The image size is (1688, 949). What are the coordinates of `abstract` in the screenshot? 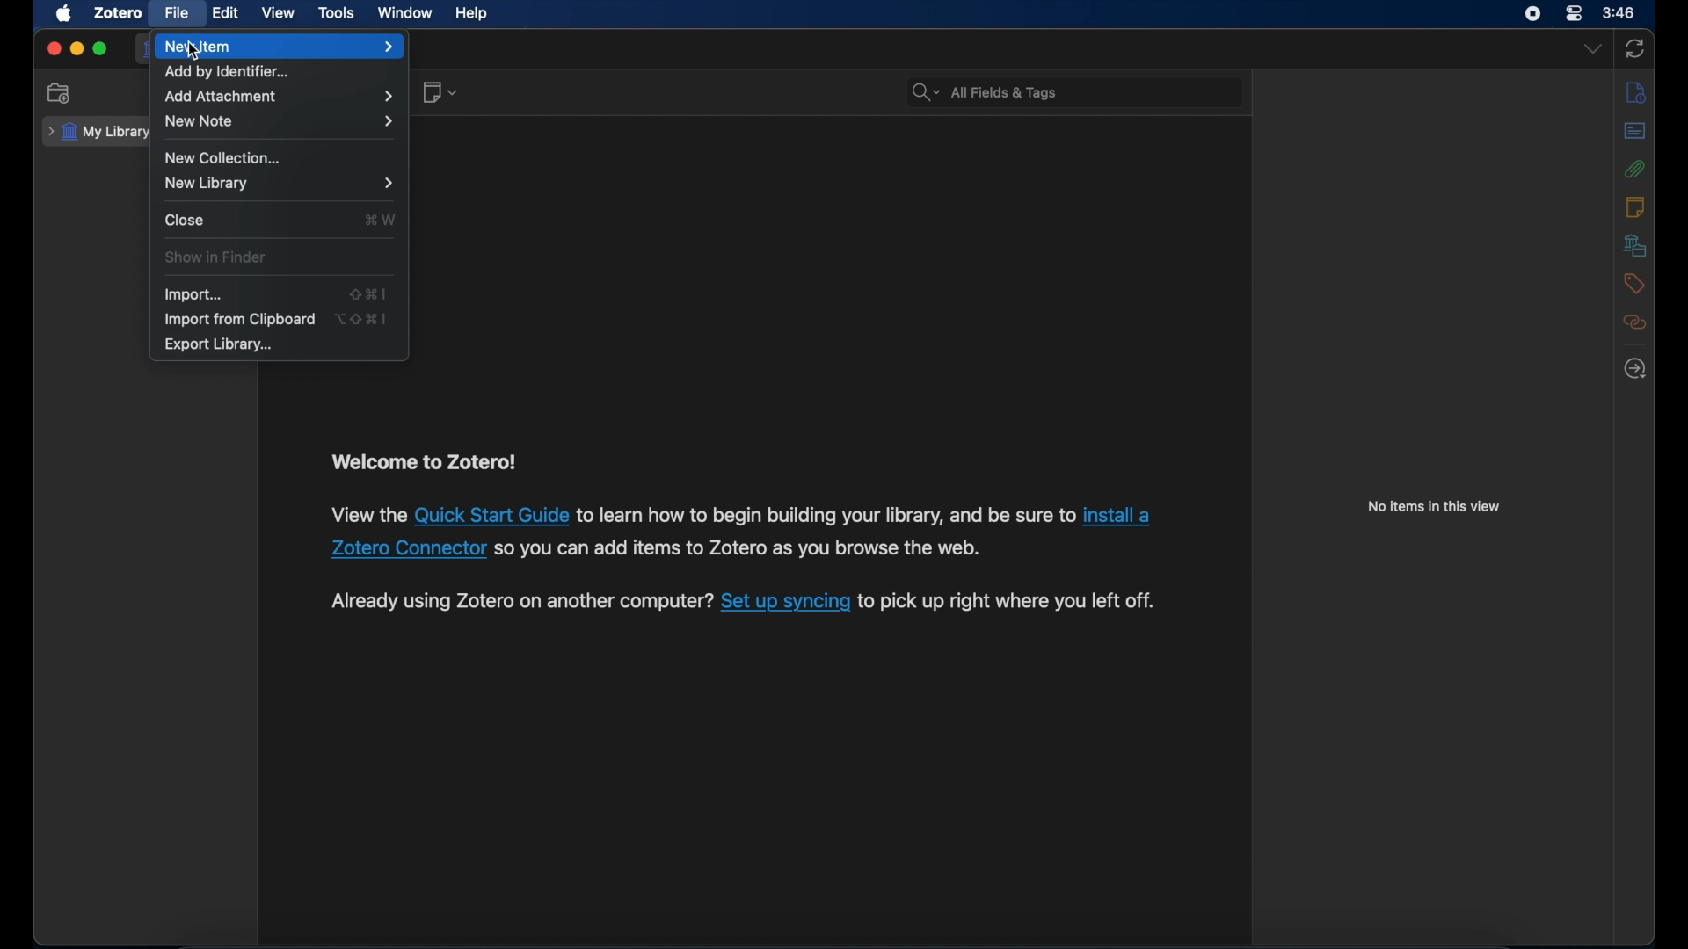 It's located at (1634, 131).